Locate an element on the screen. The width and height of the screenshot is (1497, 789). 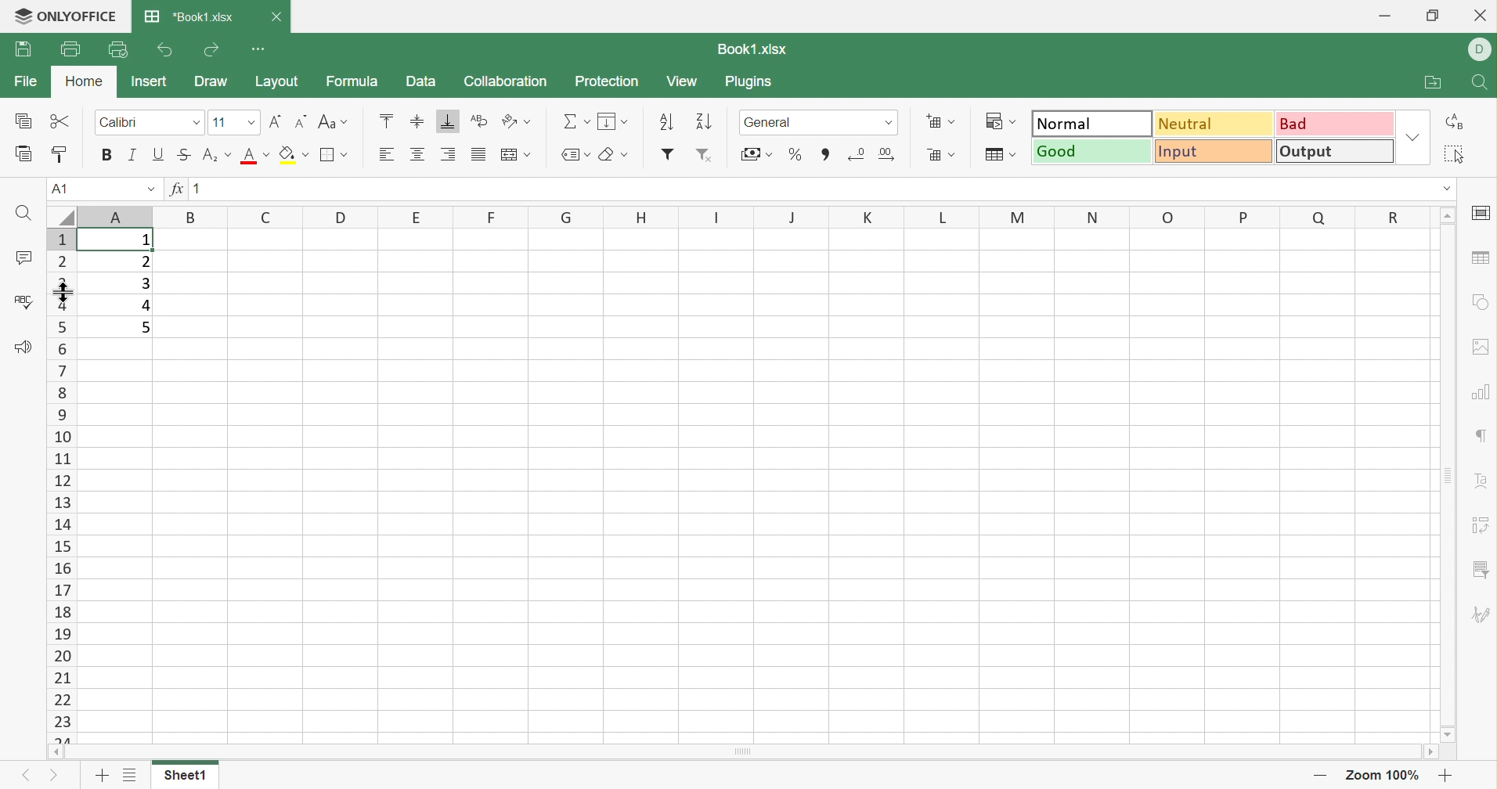
Accounting style is located at coordinates (748, 156).